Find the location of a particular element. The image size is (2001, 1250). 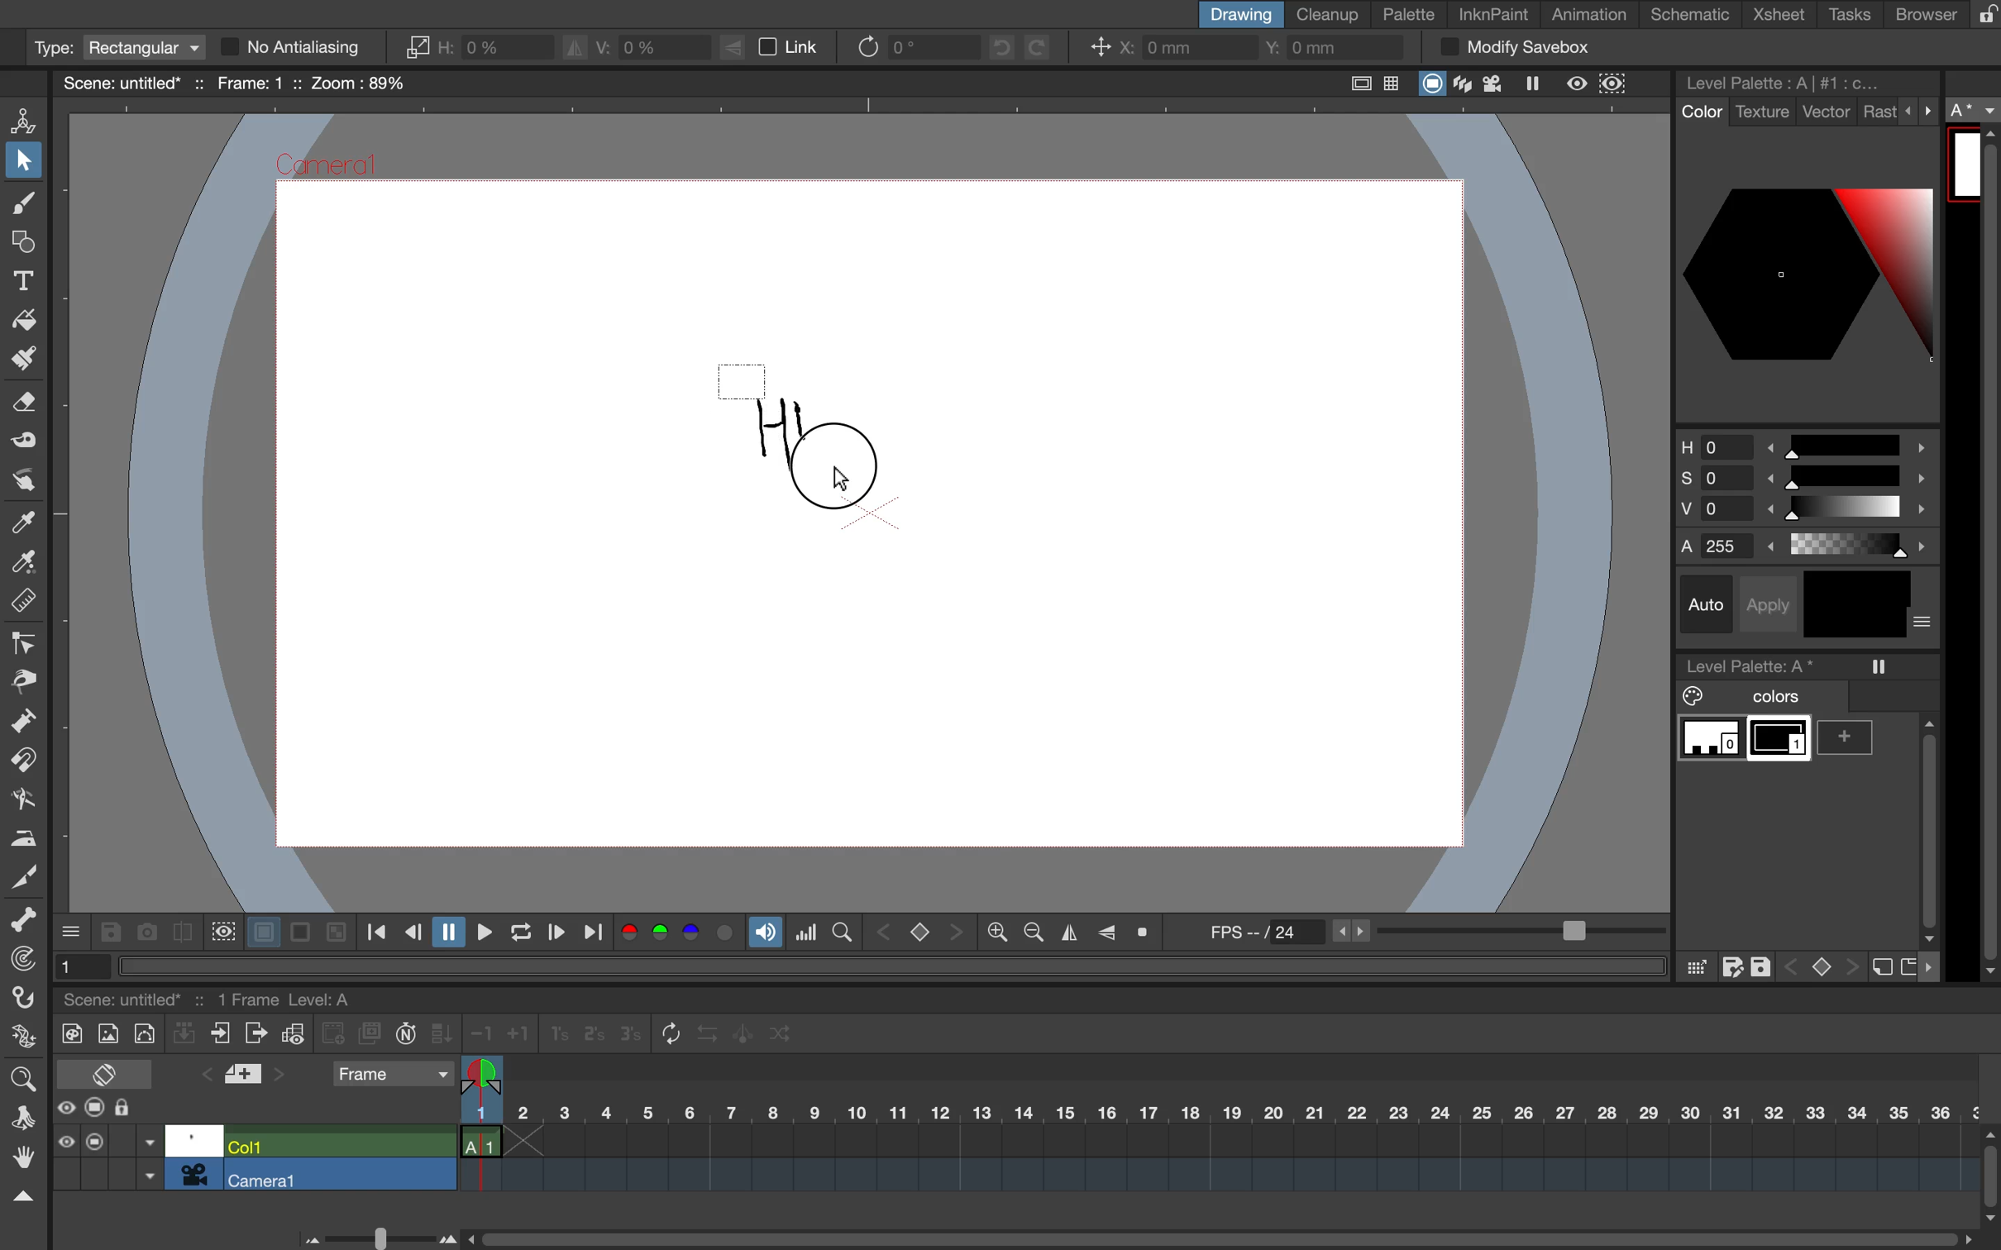

eraser tool is located at coordinates (26, 408).